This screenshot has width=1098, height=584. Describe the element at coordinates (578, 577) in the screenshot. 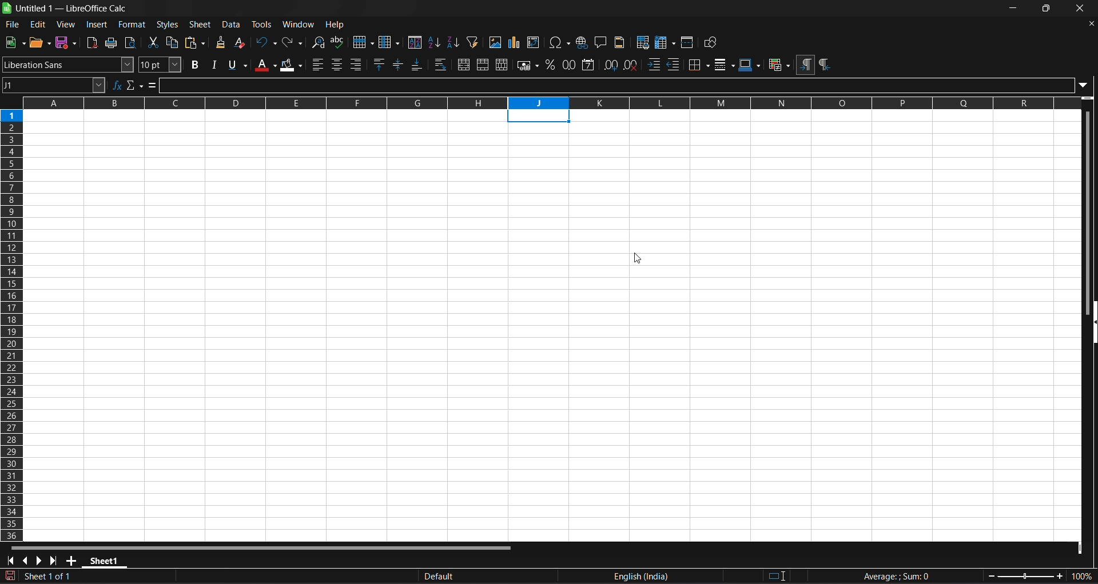

I see `text language` at that location.